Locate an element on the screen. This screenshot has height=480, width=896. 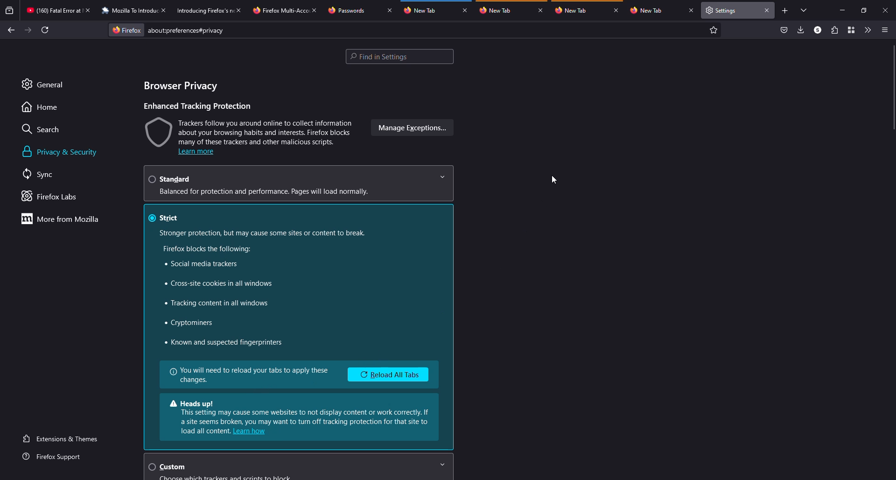
info is located at coordinates (250, 130).